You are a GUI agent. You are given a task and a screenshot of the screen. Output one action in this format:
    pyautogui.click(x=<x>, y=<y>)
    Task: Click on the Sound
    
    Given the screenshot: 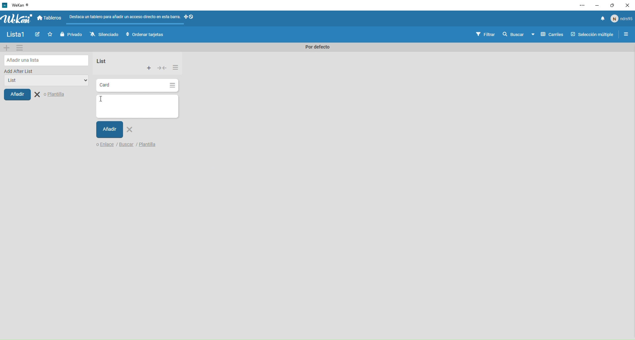 What is the action you would take?
    pyautogui.click(x=603, y=19)
    